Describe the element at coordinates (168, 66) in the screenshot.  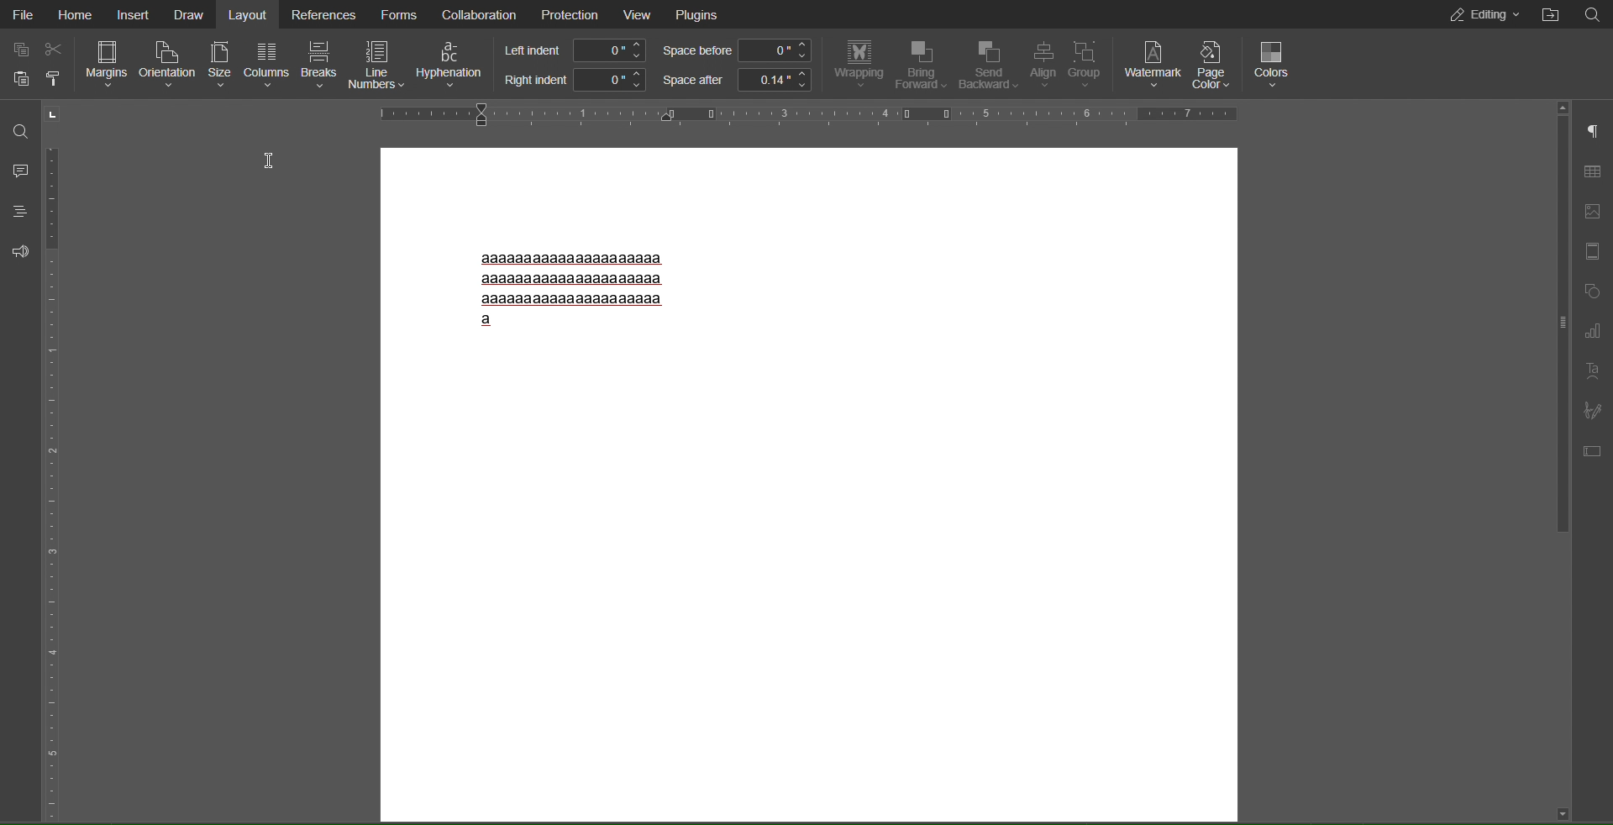
I see `Orientation` at that location.